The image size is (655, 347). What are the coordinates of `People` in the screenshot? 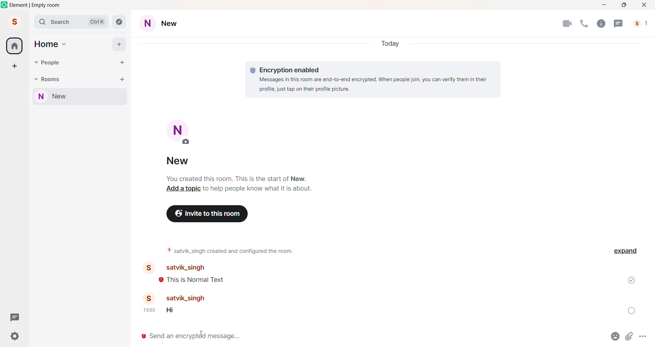 It's located at (642, 24).